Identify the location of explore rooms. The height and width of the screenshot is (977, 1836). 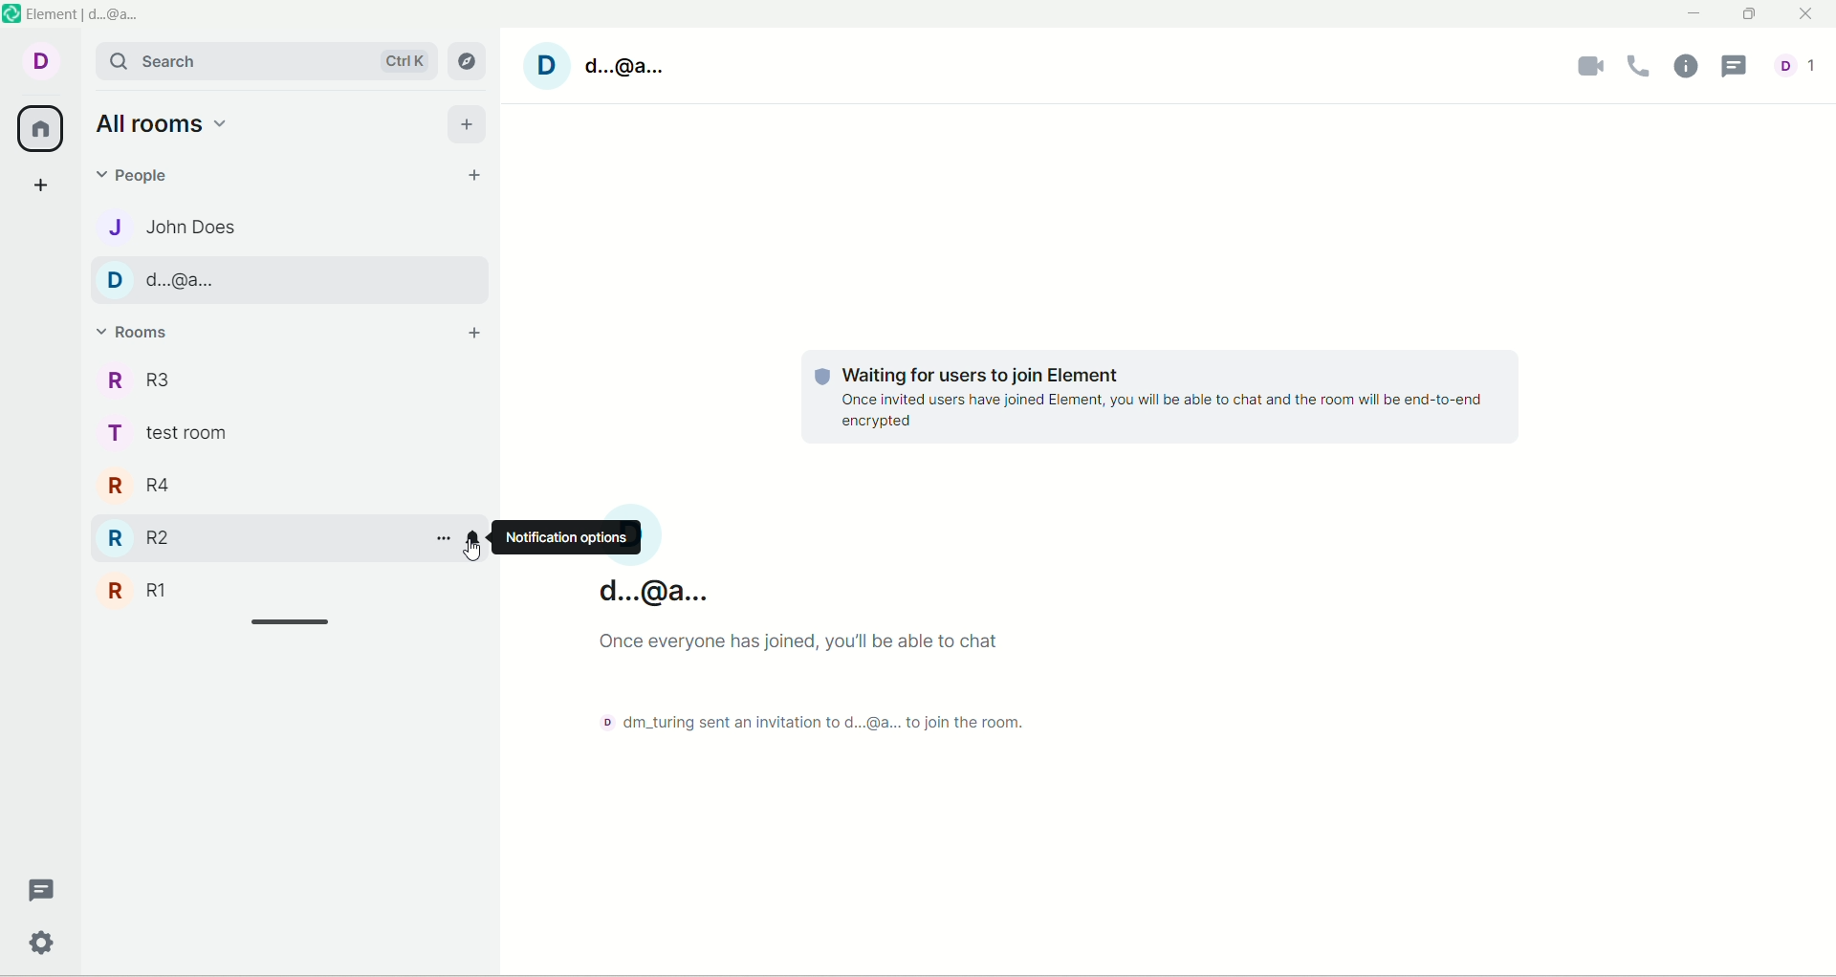
(469, 56).